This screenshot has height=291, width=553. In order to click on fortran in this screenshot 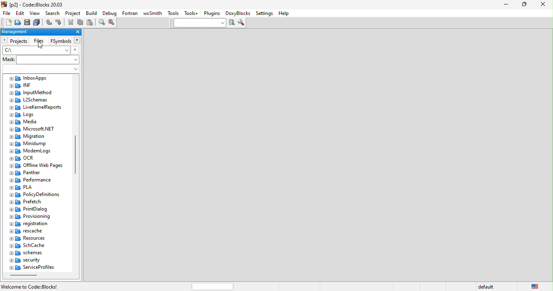, I will do `click(130, 13)`.